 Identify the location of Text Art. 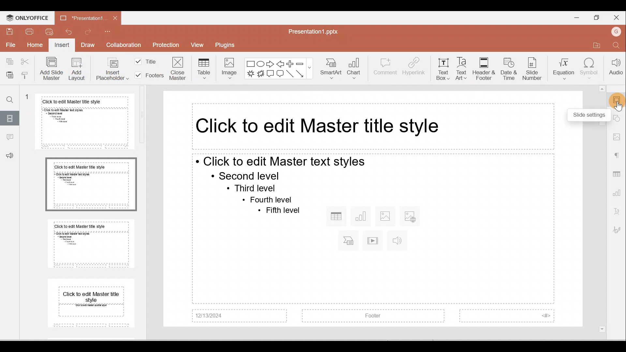
(461, 69).